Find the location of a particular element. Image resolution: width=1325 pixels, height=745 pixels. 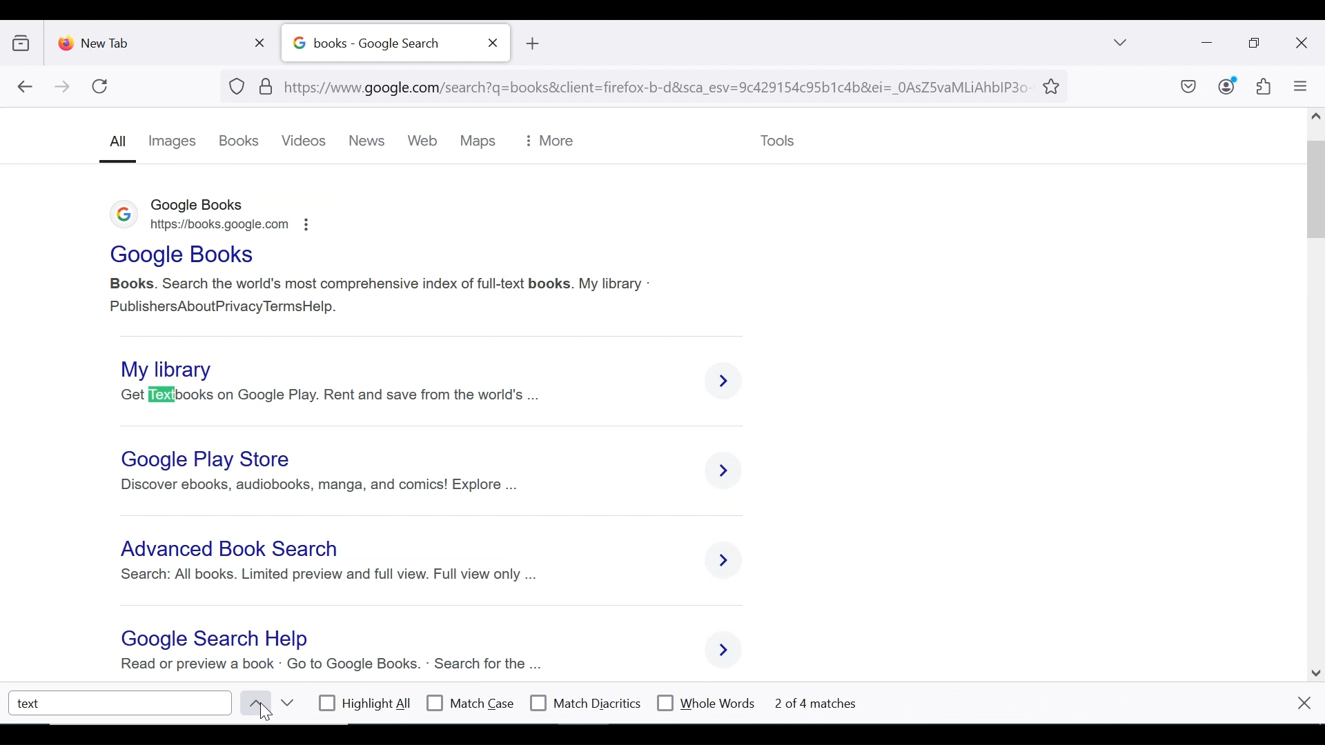

mouse pointer is located at coordinates (271, 714).